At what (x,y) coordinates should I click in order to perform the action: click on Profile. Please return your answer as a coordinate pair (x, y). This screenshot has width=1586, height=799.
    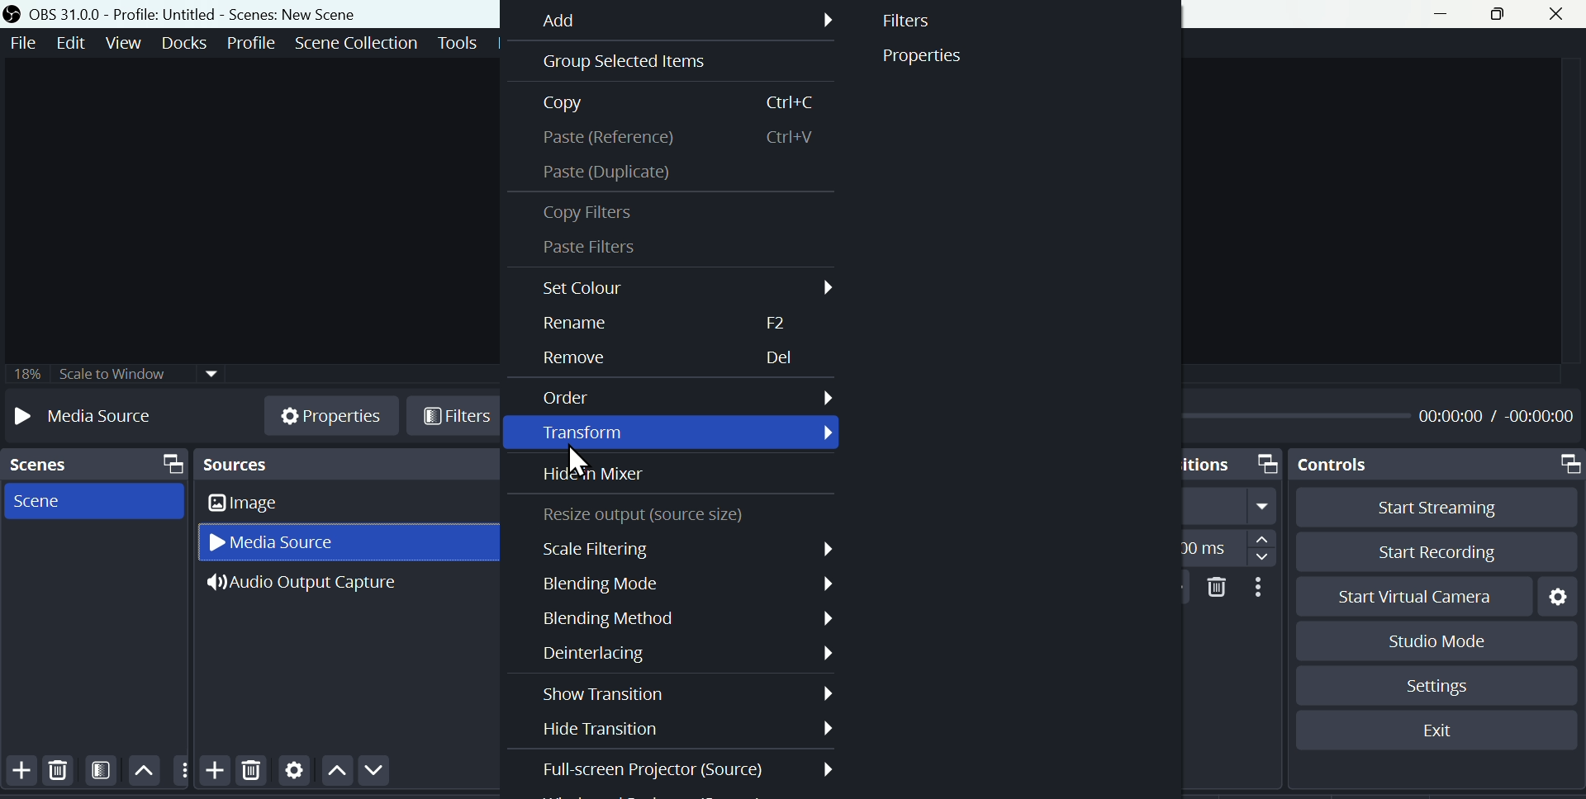
    Looking at the image, I should click on (247, 42).